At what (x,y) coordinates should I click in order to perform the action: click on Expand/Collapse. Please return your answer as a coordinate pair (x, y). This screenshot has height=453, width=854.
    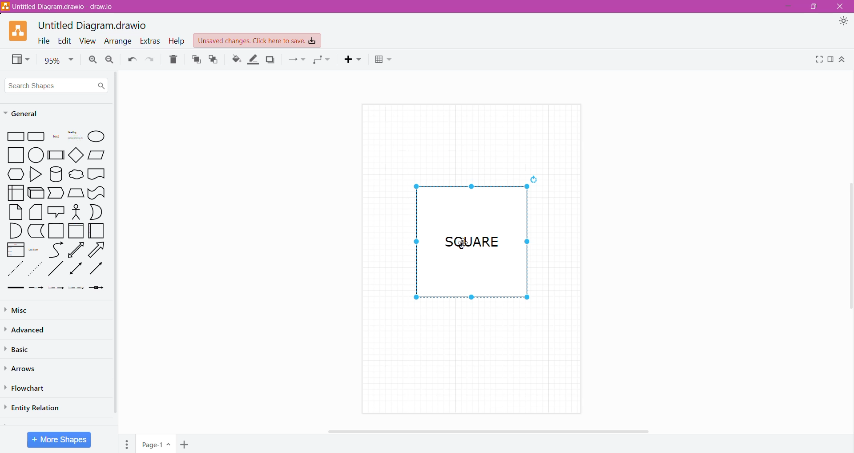
    Looking at the image, I should click on (843, 61).